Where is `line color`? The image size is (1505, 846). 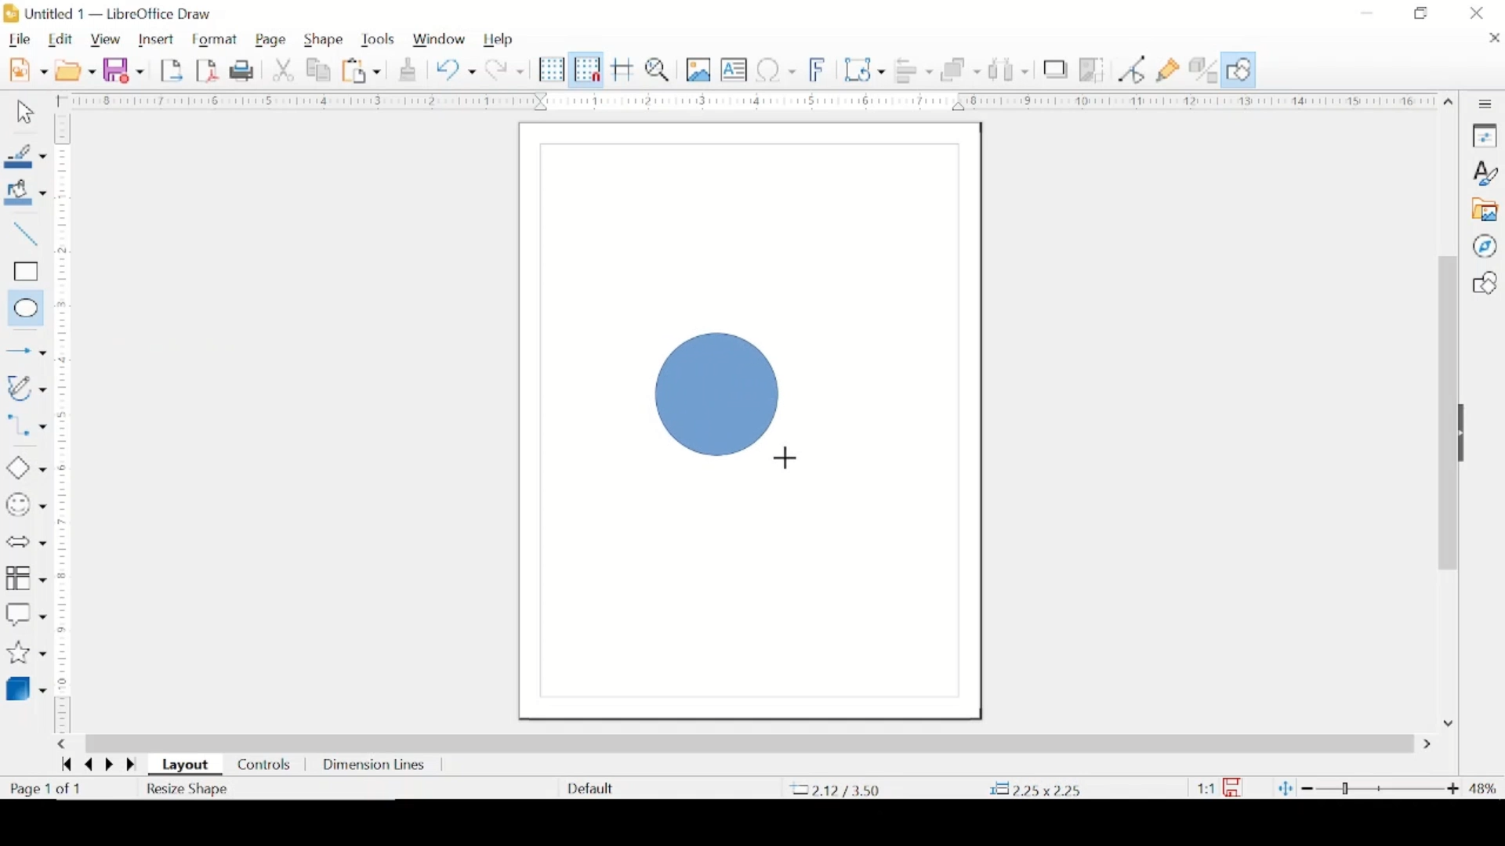
line color is located at coordinates (25, 156).